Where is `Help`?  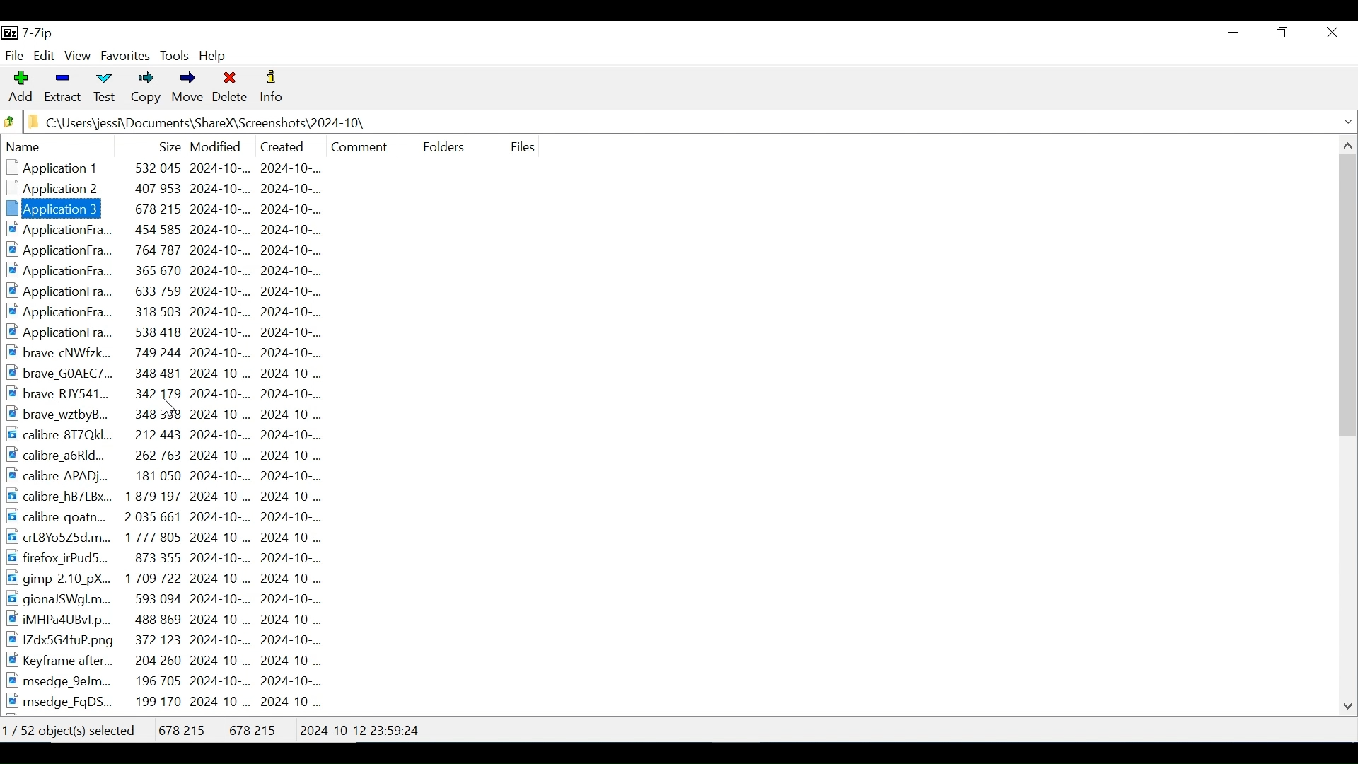 Help is located at coordinates (214, 55).